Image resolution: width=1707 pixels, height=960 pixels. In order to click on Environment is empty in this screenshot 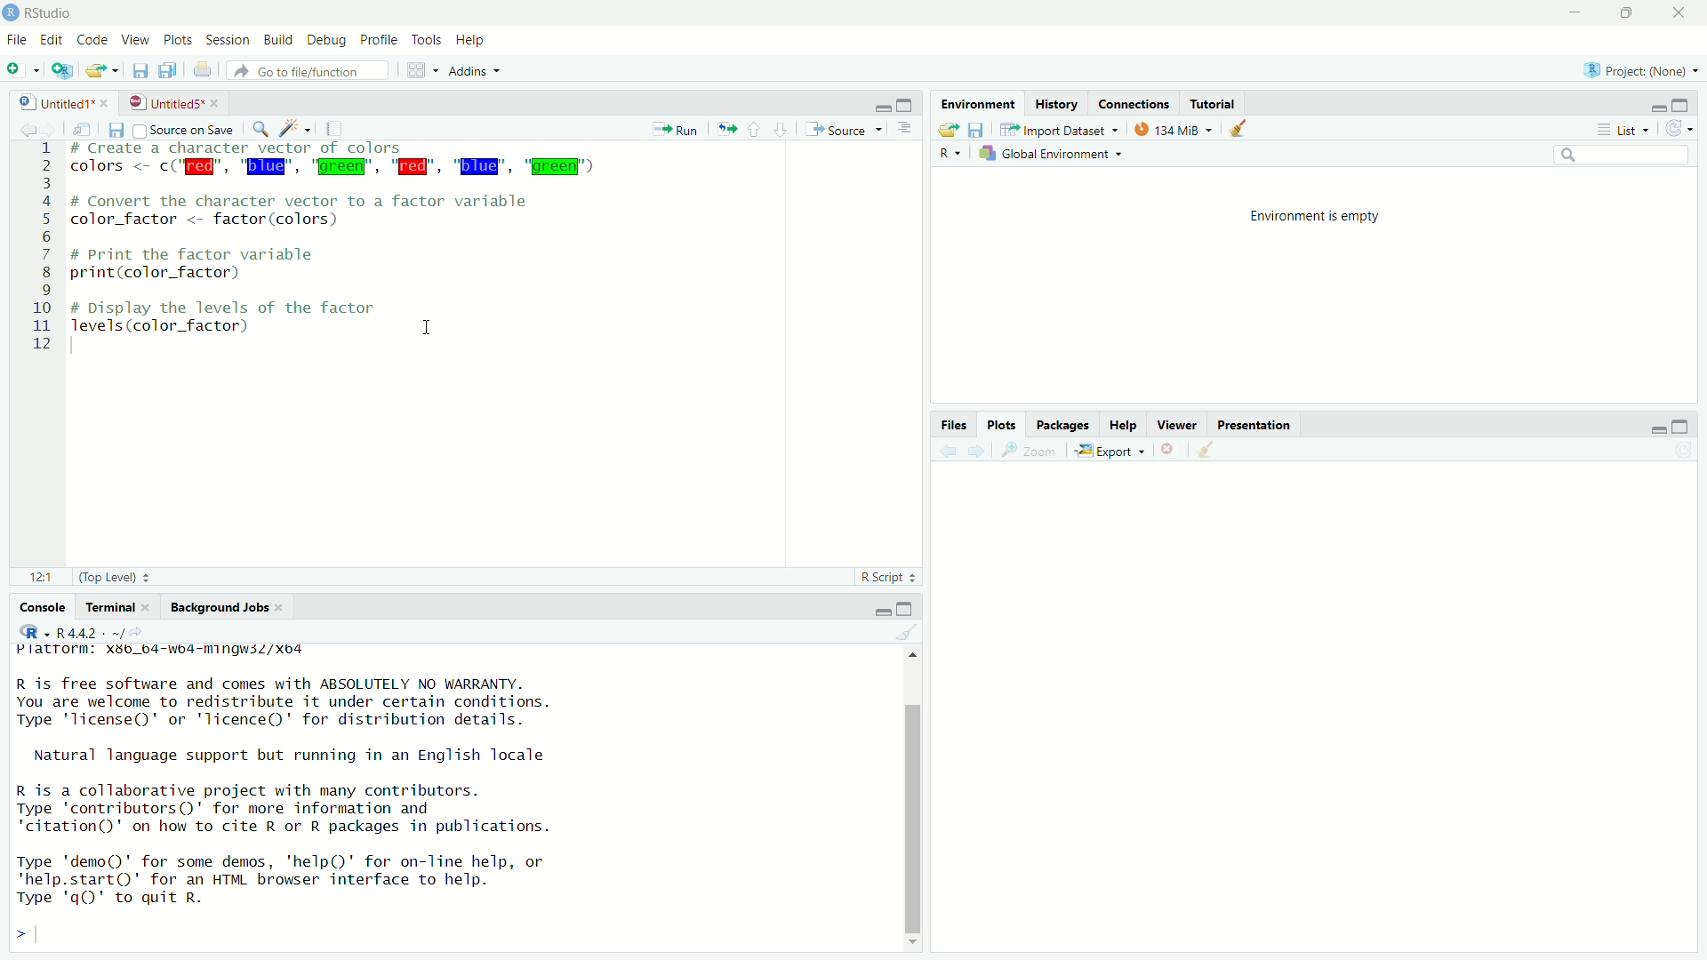, I will do `click(1316, 214)`.